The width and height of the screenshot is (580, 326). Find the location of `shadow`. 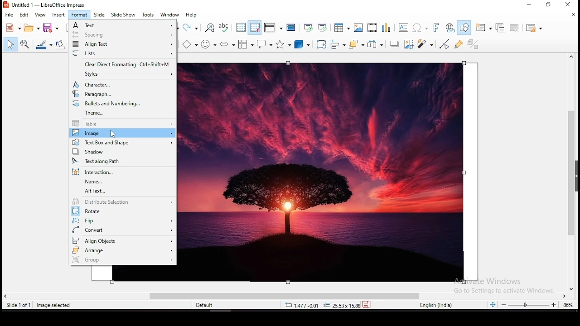

shadow is located at coordinates (121, 152).